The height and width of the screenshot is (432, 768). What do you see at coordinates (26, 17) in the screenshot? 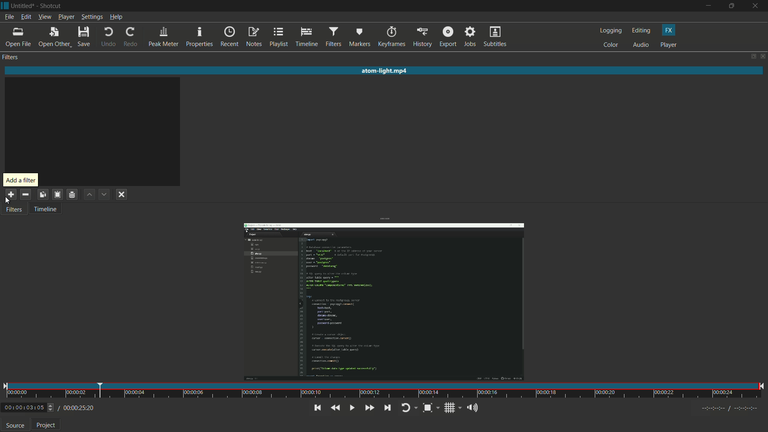
I see `edit menu` at bounding box center [26, 17].